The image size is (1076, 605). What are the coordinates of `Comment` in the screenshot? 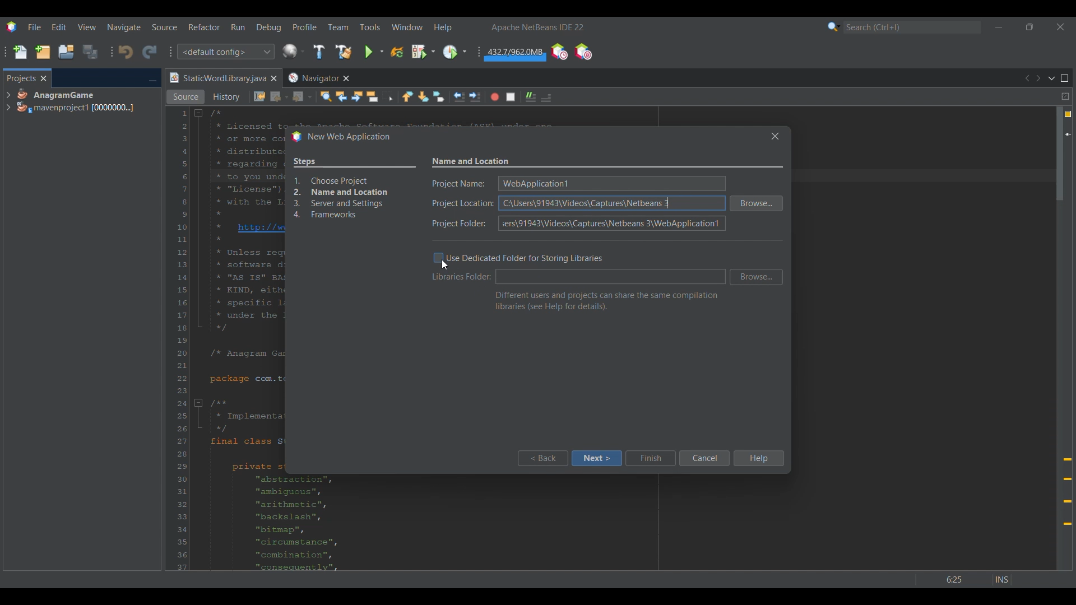 It's located at (546, 97).